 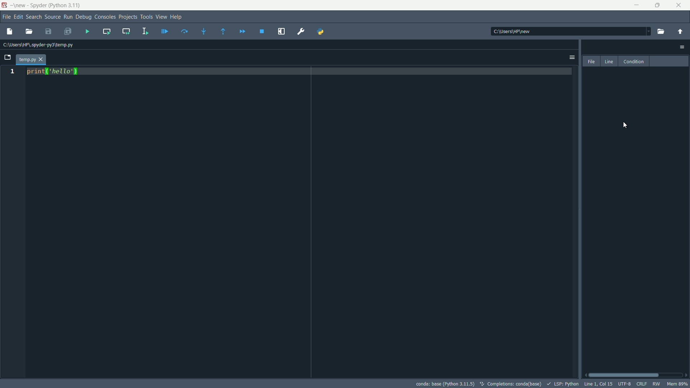 What do you see at coordinates (572, 57) in the screenshot?
I see `options` at bounding box center [572, 57].